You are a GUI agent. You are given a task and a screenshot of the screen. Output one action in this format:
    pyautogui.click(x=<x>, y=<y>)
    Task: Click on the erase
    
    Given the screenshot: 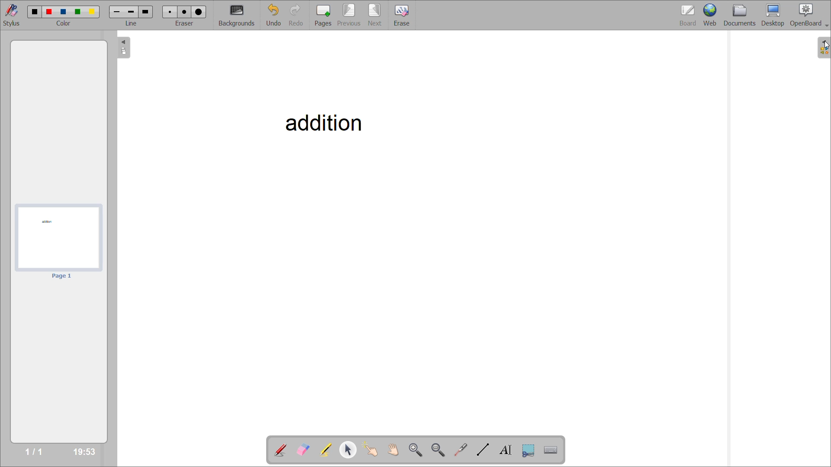 What is the action you would take?
    pyautogui.click(x=402, y=16)
    